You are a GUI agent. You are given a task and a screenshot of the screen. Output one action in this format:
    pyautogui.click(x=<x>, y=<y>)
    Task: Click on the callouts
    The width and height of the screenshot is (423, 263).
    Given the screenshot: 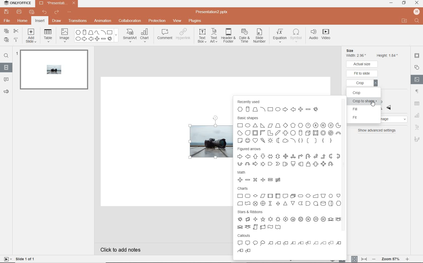 What is the action you would take?
    pyautogui.click(x=290, y=245)
    